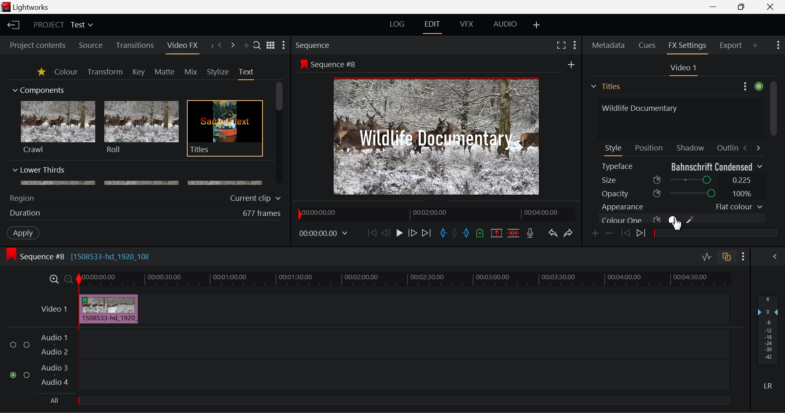 The width and height of the screenshot is (785, 413). What do you see at coordinates (774, 257) in the screenshot?
I see `Show Audio Mix` at bounding box center [774, 257].